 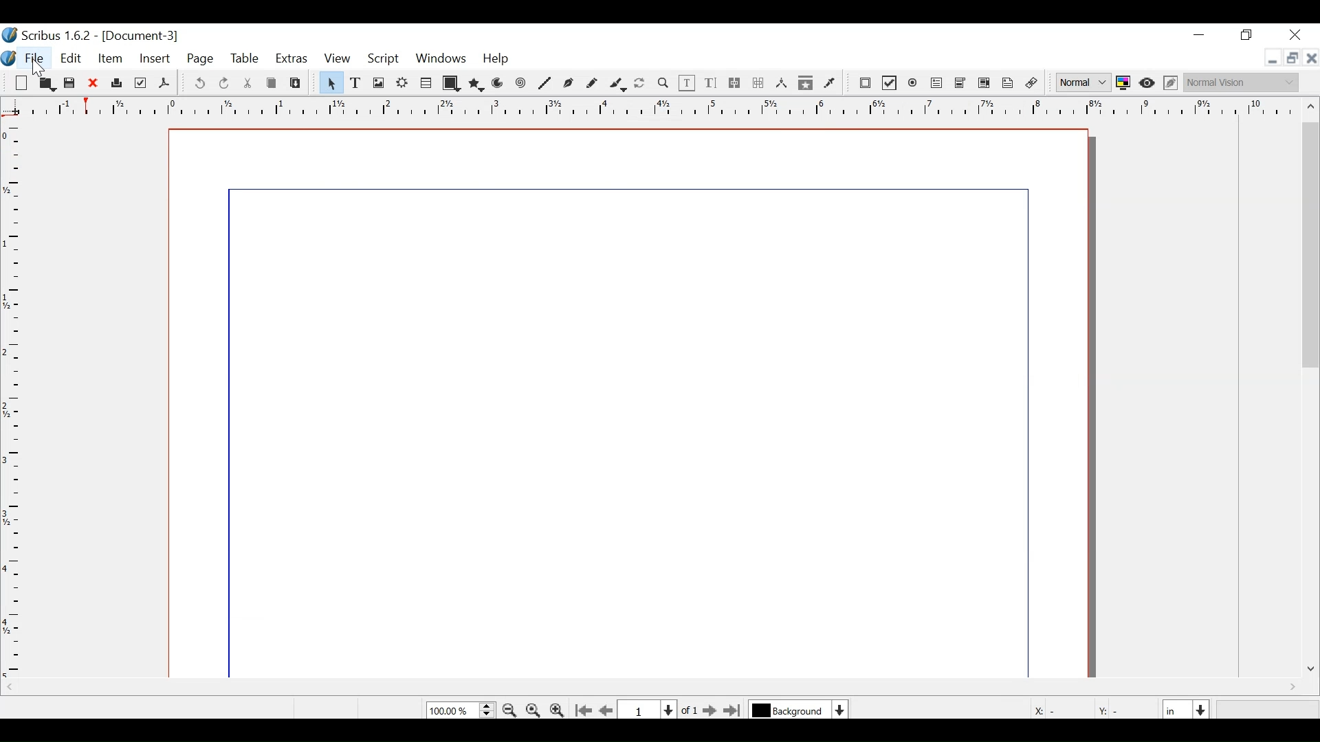 What do you see at coordinates (913, 83) in the screenshot?
I see `PDF Radio Button` at bounding box center [913, 83].